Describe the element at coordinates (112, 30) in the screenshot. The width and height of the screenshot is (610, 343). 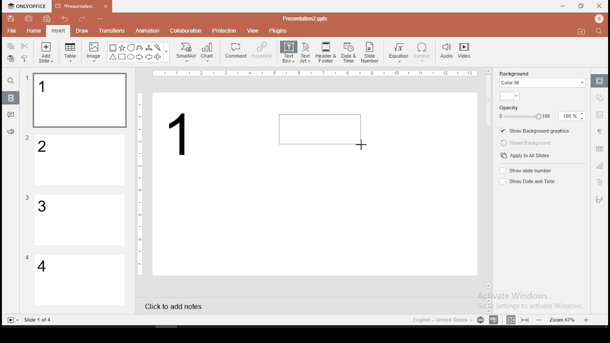
I see `transitions` at that location.